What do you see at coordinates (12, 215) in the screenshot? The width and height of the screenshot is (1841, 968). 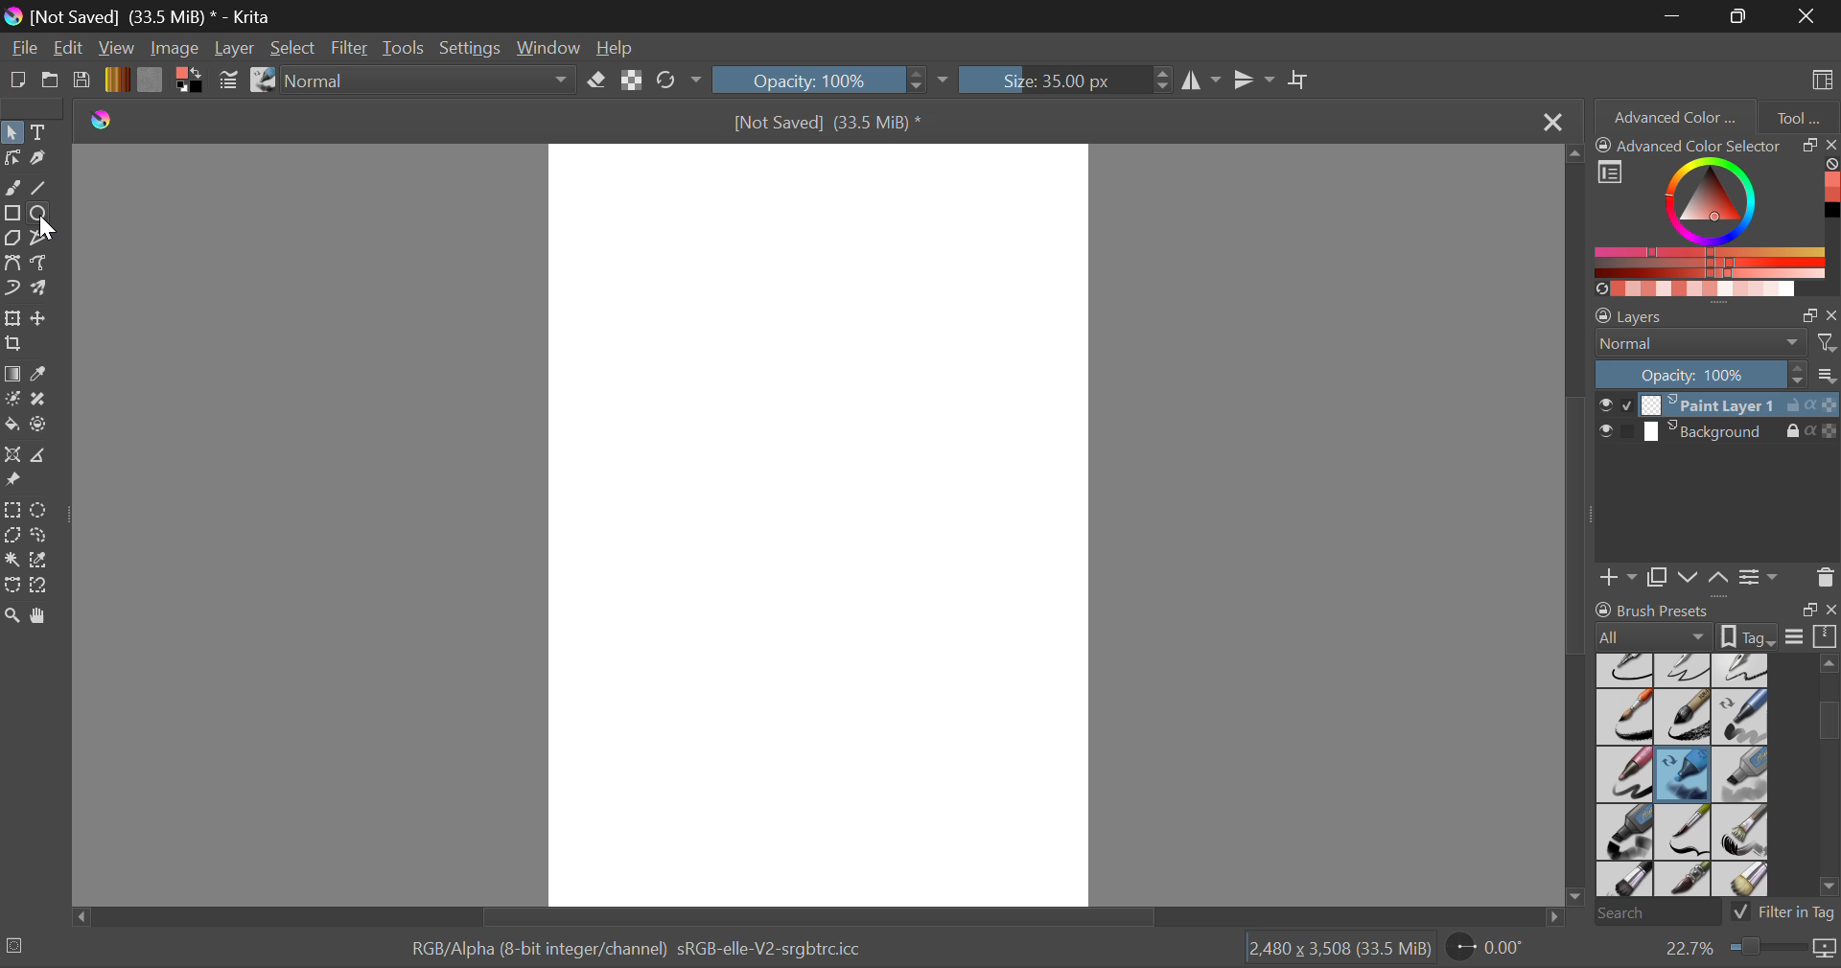 I see `Rectangle` at bounding box center [12, 215].